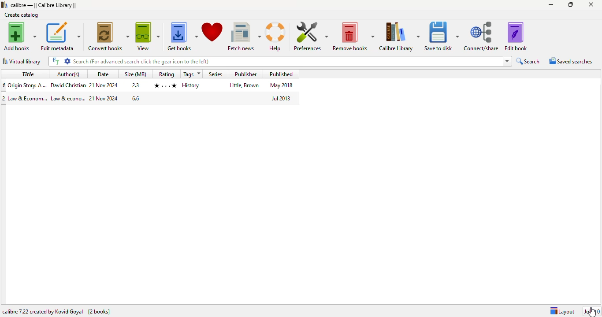  Describe the element at coordinates (135, 85) in the screenshot. I see `size in mbs` at that location.